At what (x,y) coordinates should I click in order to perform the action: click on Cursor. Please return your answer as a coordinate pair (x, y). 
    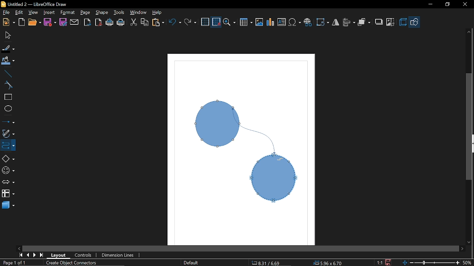
    Looking at the image, I should click on (277, 158).